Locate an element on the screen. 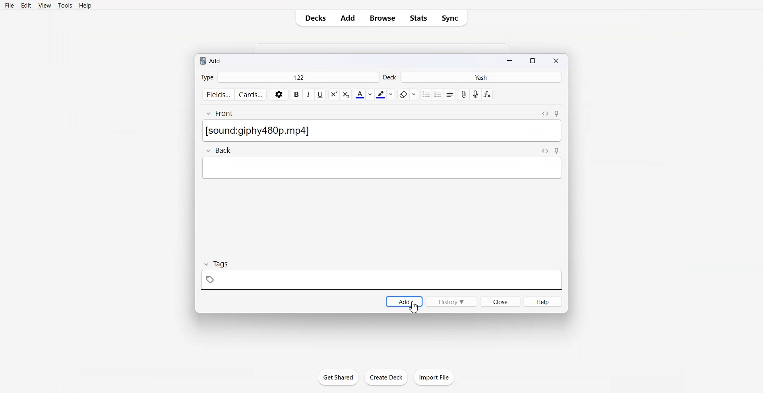 The width and height of the screenshot is (763, 393). Type is located at coordinates (207, 77).